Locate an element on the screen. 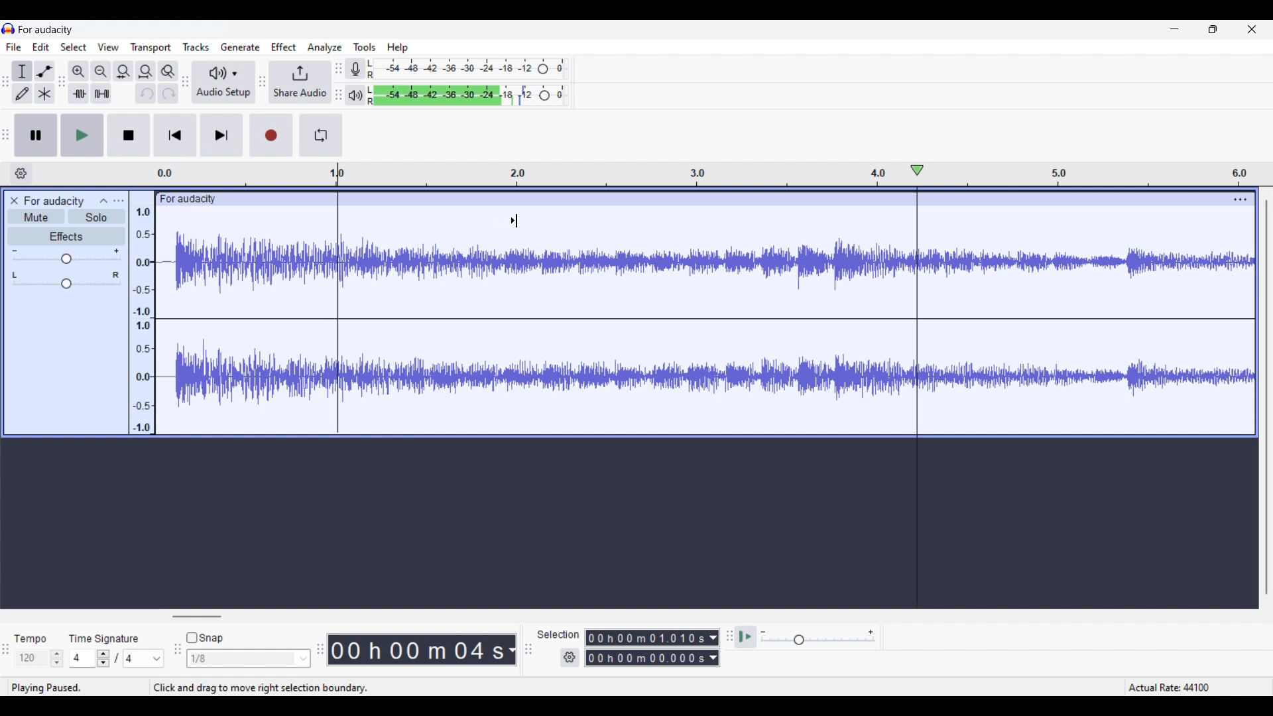 The image size is (1273, 716). Help menu is located at coordinates (397, 48).